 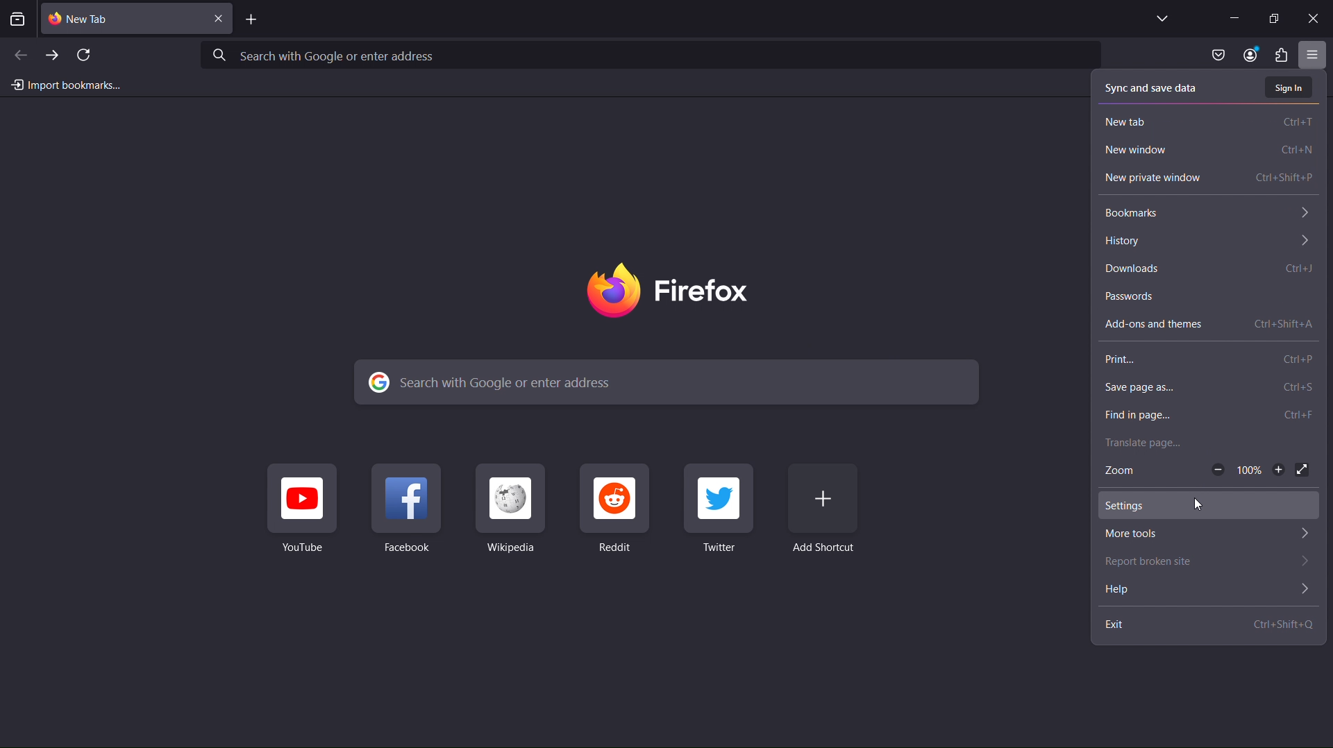 I want to click on Passwords, so click(x=1208, y=296).